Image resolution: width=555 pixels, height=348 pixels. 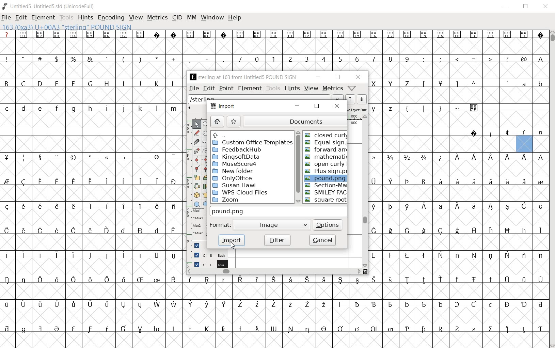 I want to click on Symbol, so click(x=474, y=158).